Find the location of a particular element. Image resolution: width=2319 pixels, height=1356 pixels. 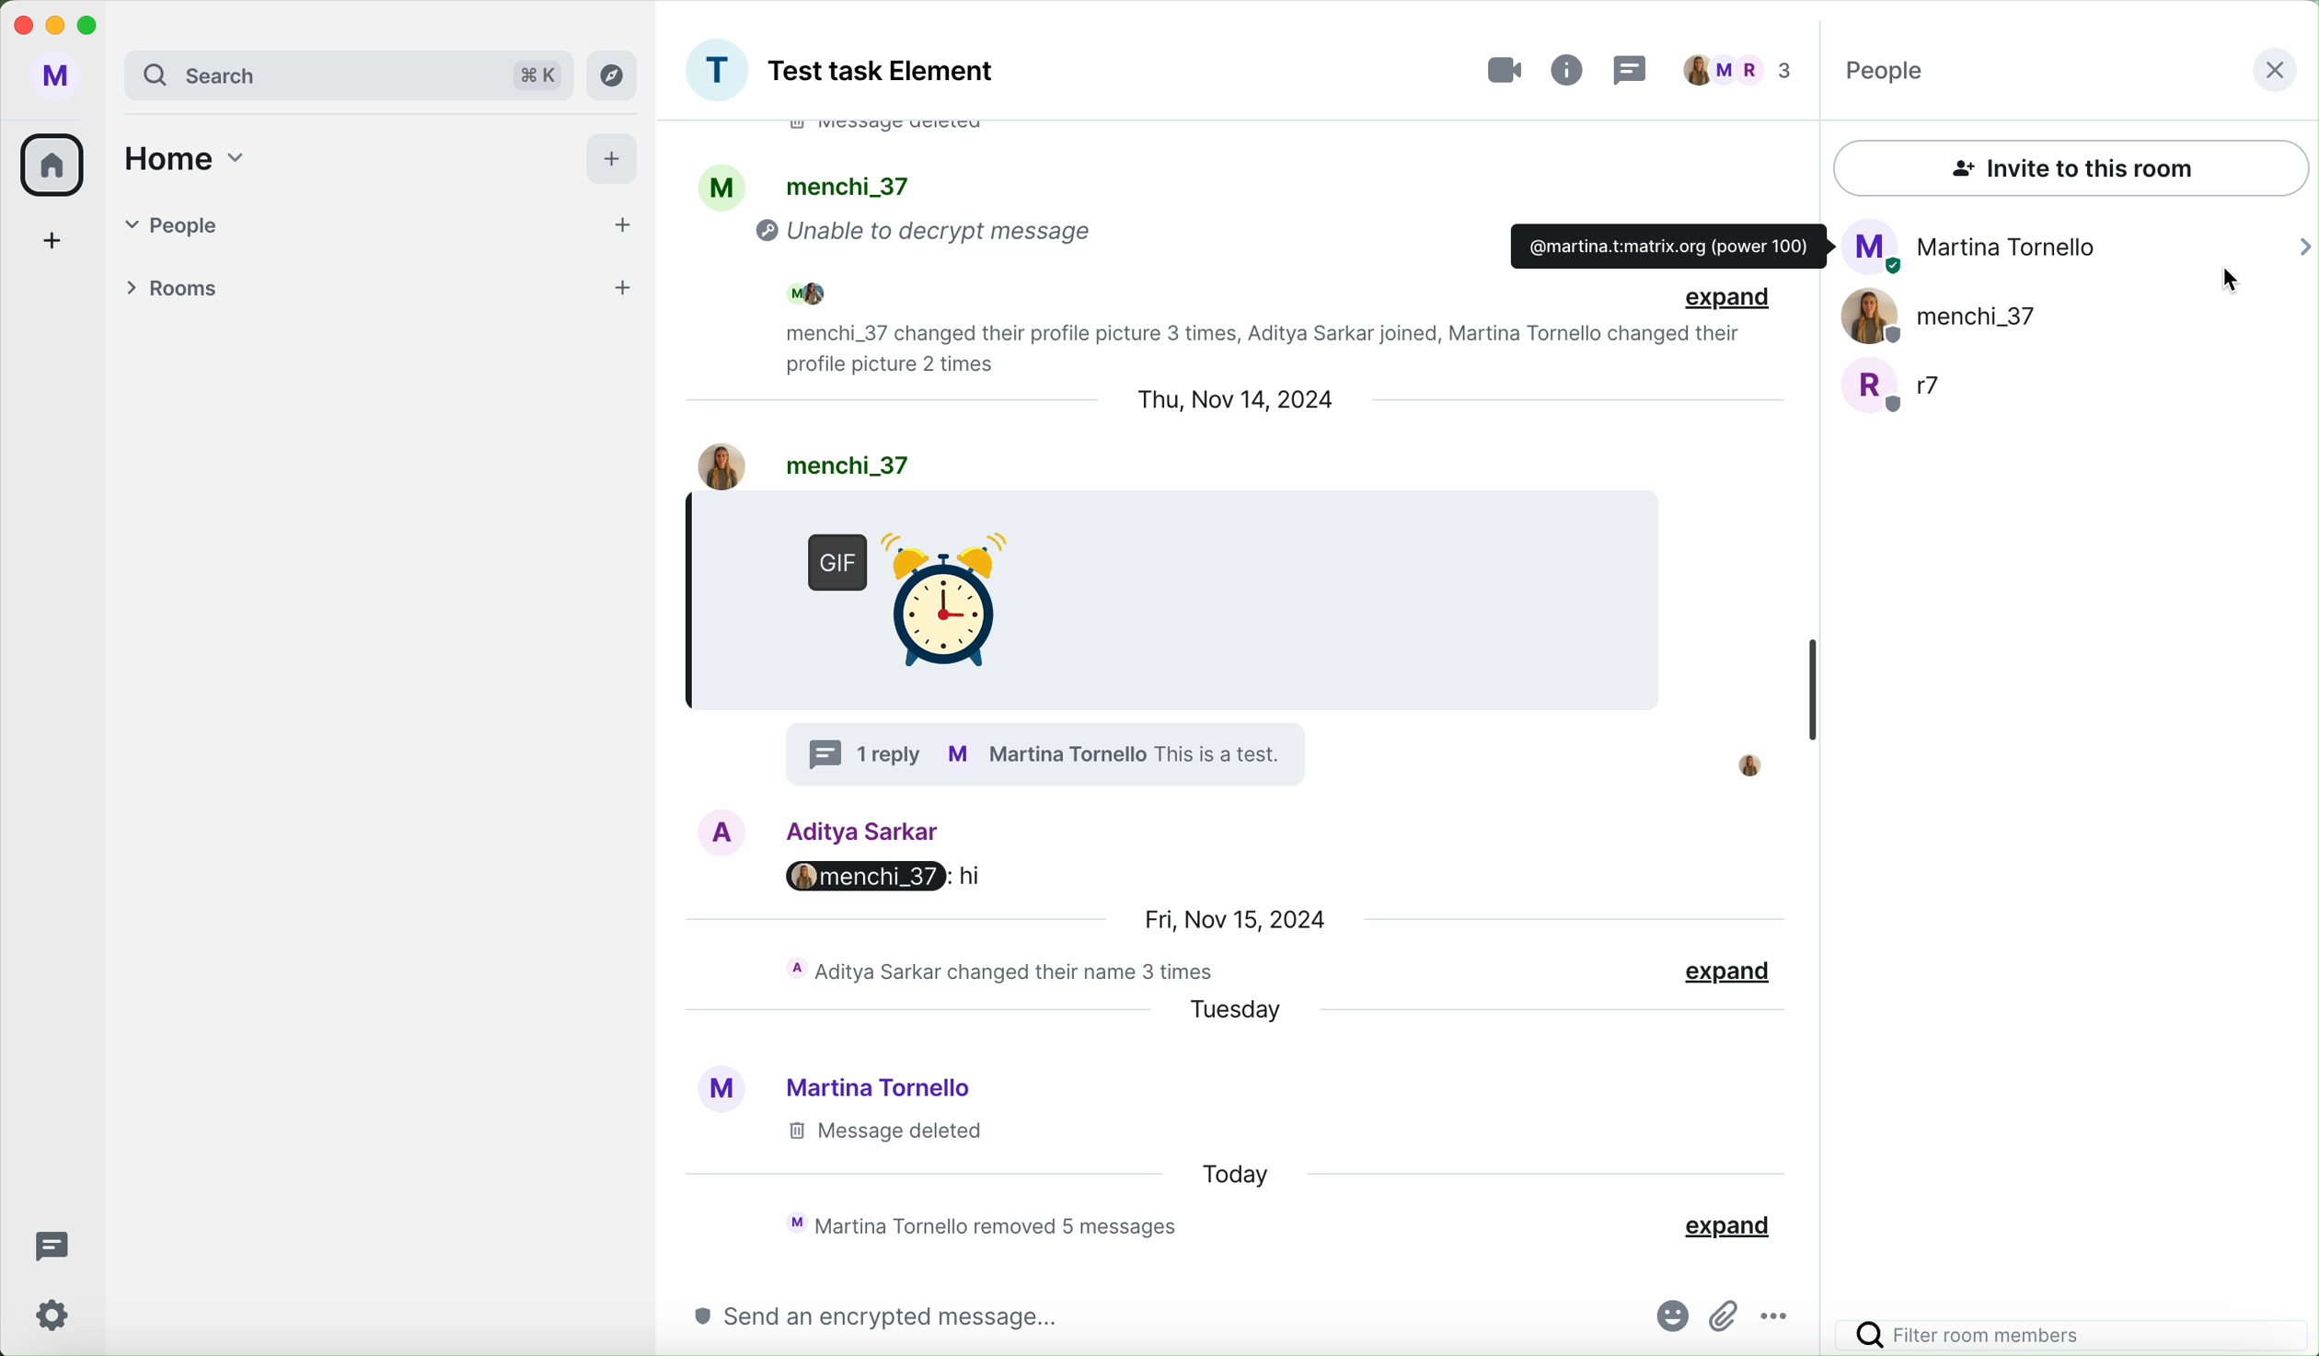

message deleted is located at coordinates (906, 133).